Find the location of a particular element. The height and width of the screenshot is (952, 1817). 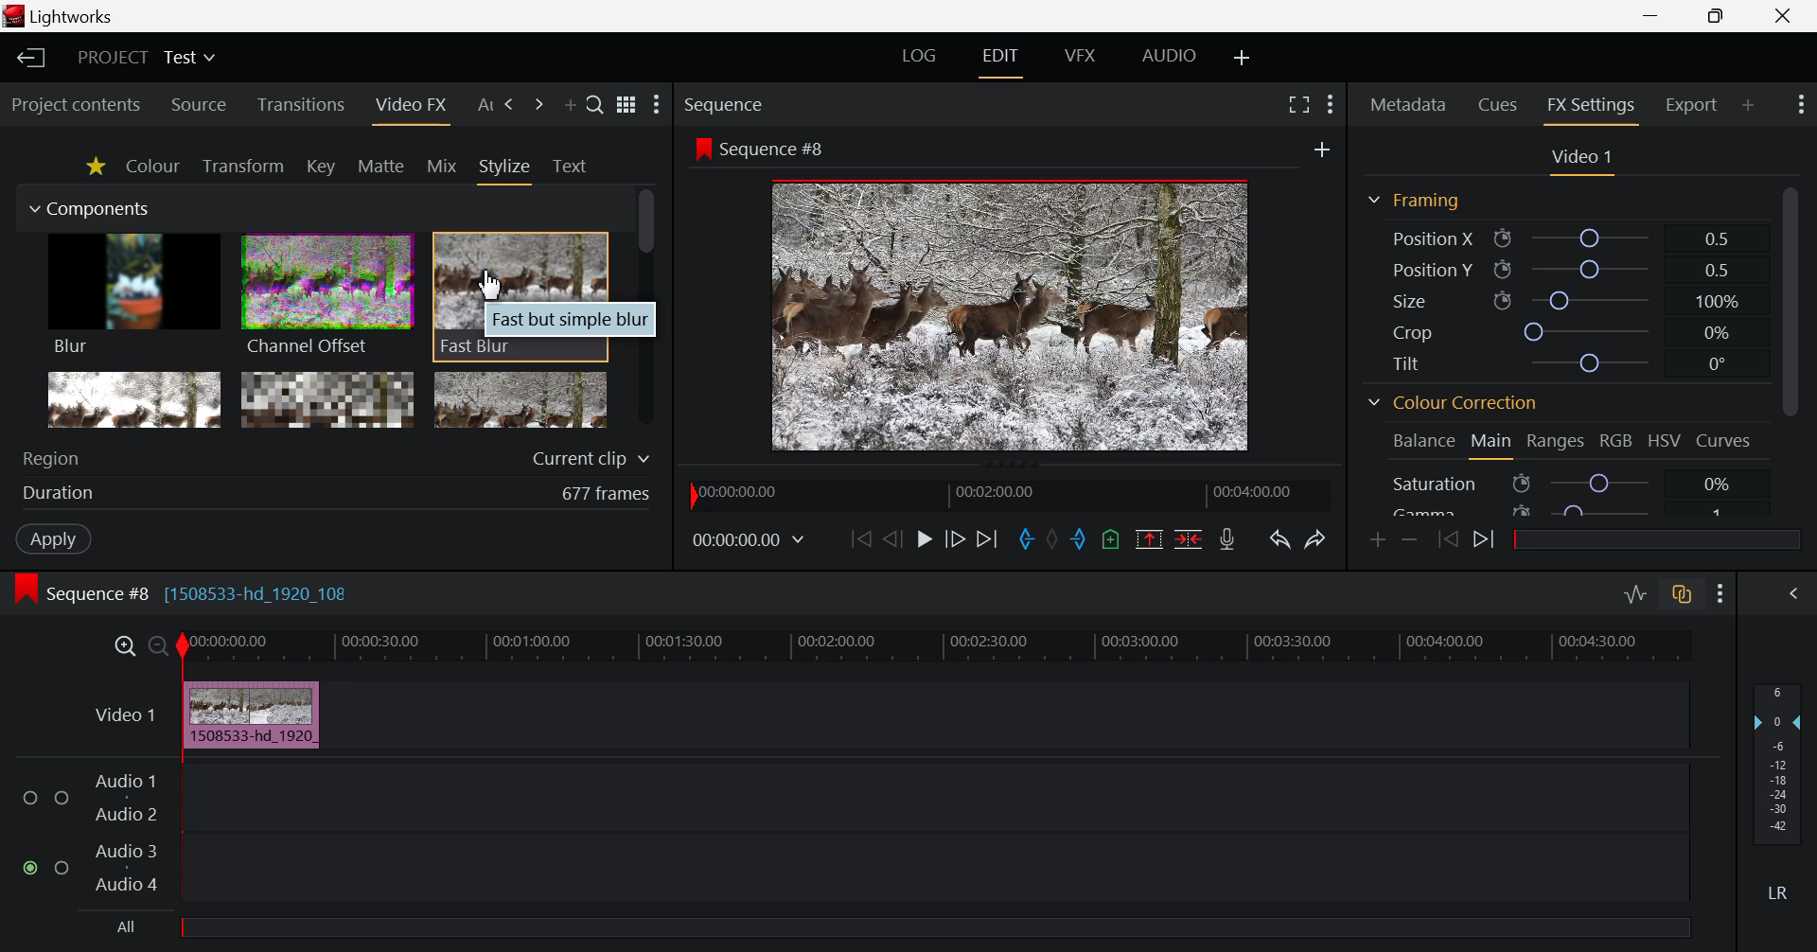

Region is located at coordinates (333, 454).